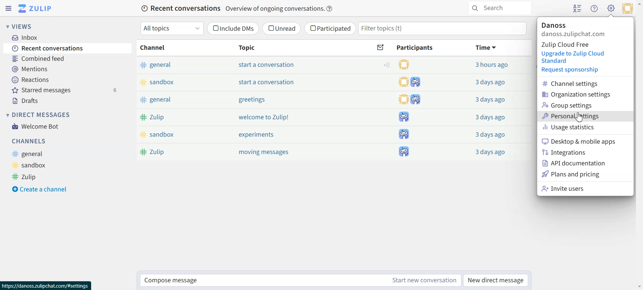 The width and height of the screenshot is (643, 290). I want to click on 3 days ago, so click(489, 100).